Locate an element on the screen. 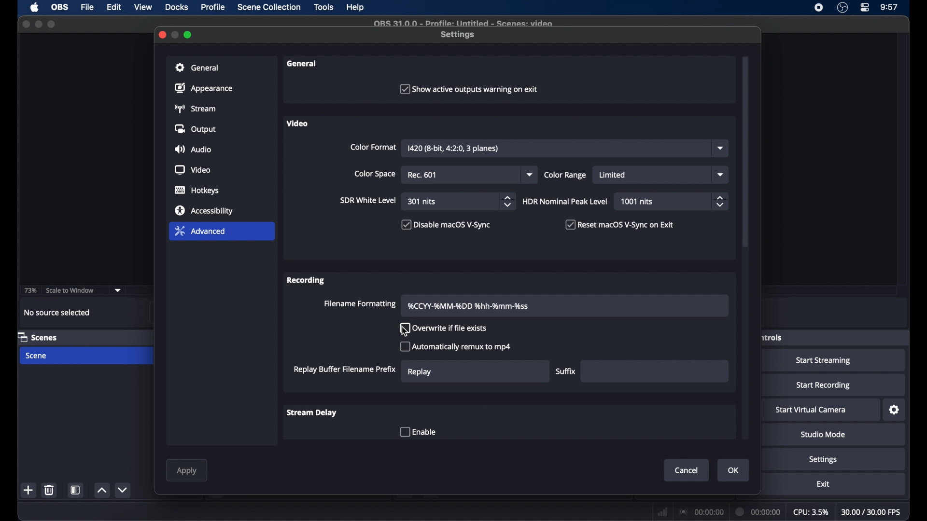 The width and height of the screenshot is (927, 521). exit is located at coordinates (823, 484).